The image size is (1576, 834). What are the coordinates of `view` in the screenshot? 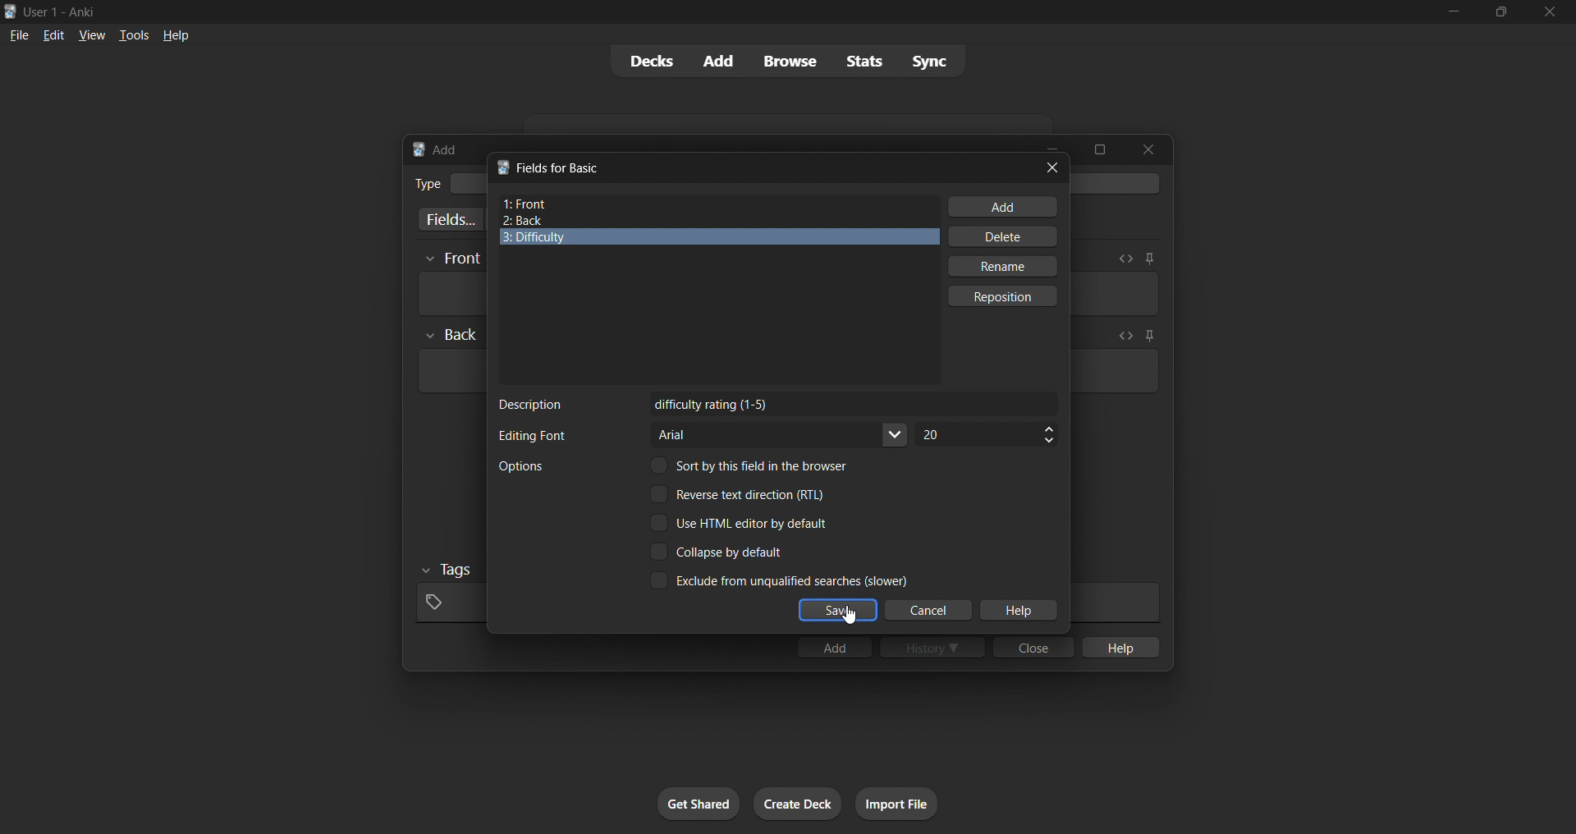 It's located at (92, 34).